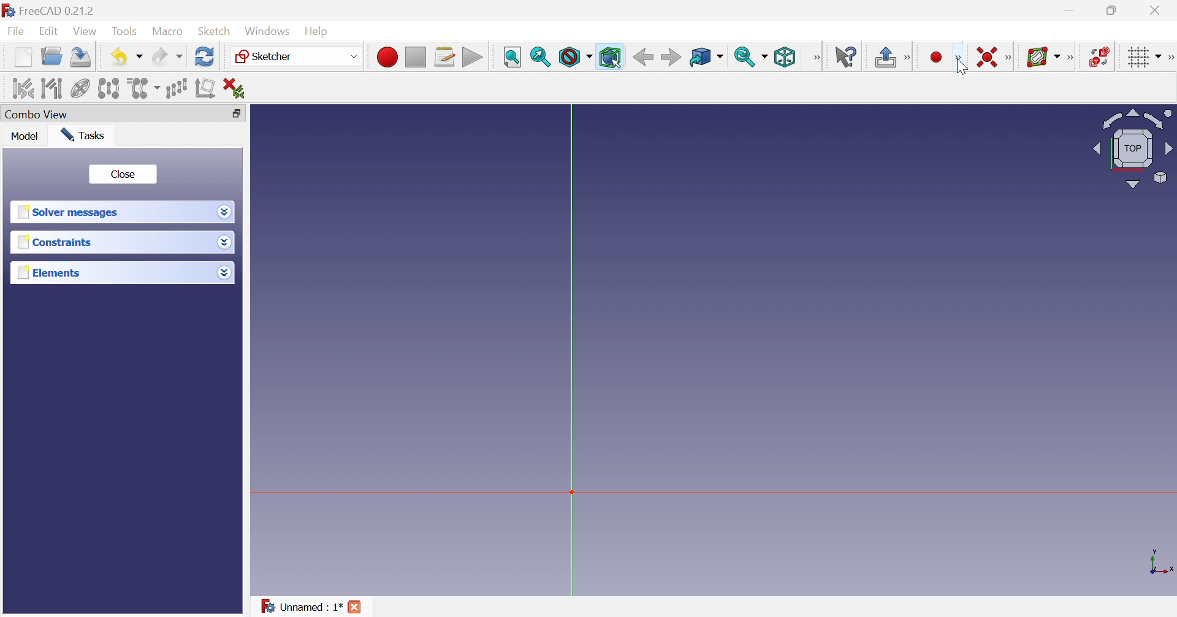 Image resolution: width=1177 pixels, height=617 pixels. What do you see at coordinates (267, 32) in the screenshot?
I see `Windows` at bounding box center [267, 32].